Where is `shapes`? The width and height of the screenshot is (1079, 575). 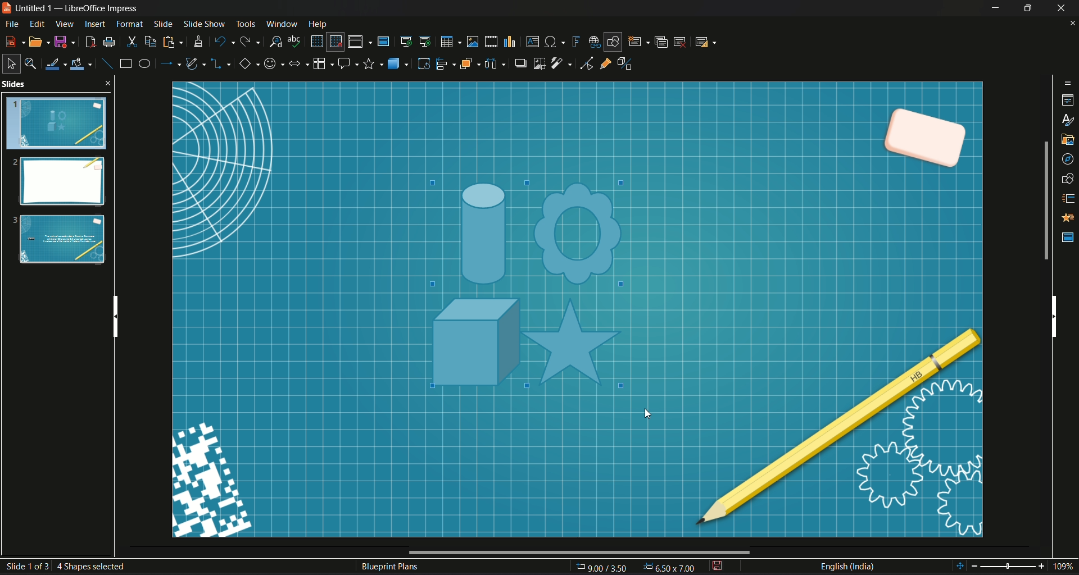 shapes is located at coordinates (1068, 179).